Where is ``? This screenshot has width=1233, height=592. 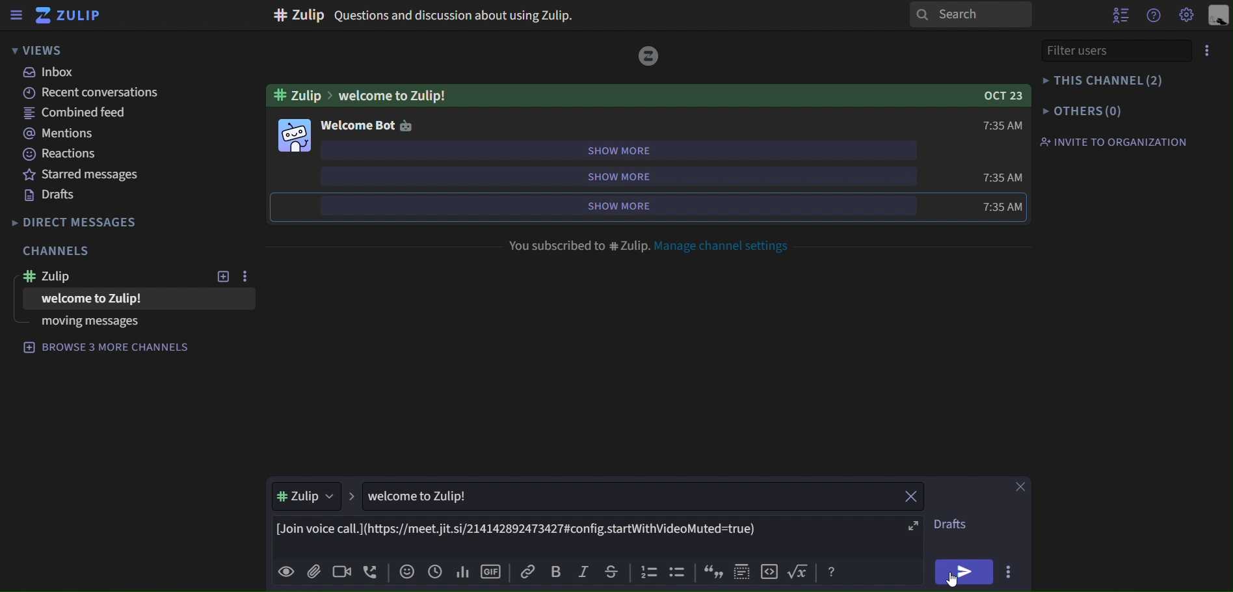
 is located at coordinates (295, 137).